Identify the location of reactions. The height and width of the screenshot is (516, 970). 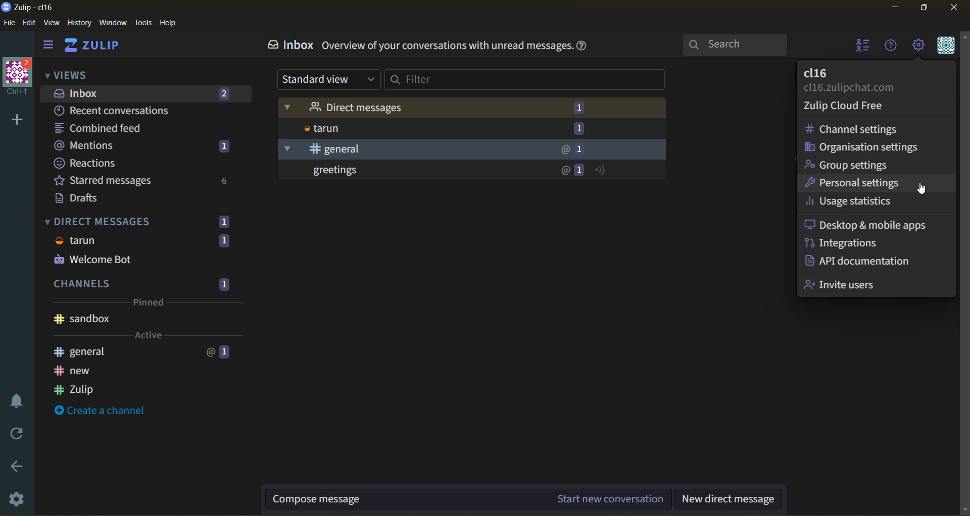
(138, 164).